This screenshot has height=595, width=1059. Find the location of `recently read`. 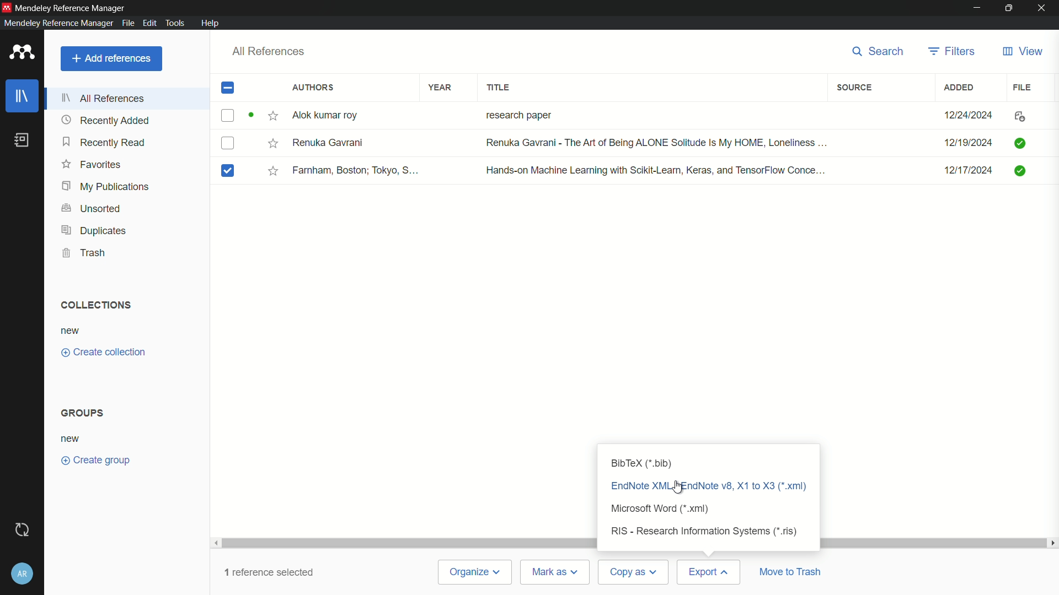

recently read is located at coordinates (104, 142).